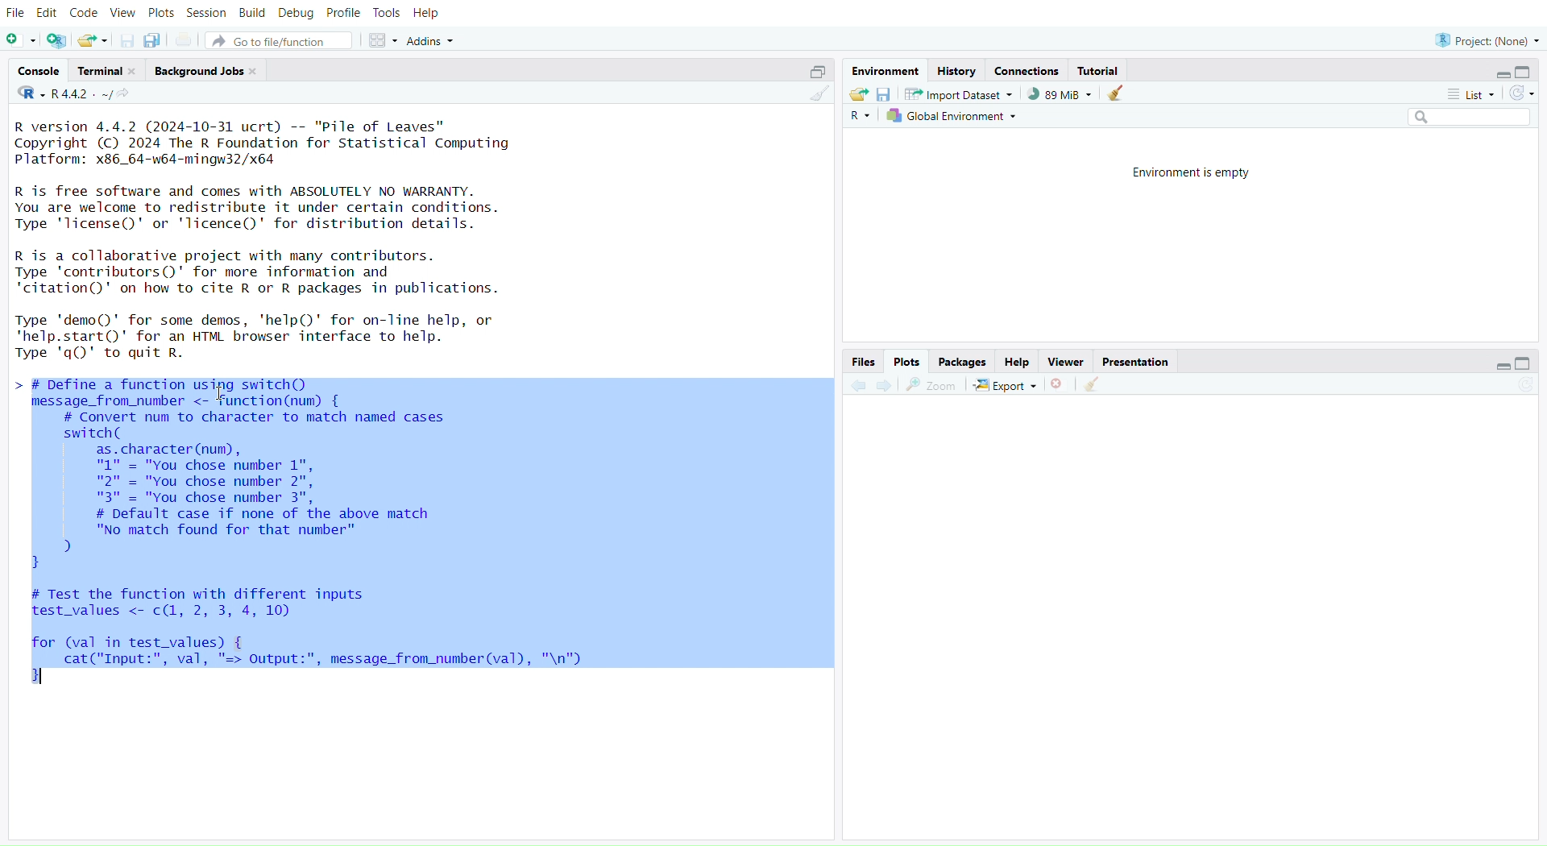 This screenshot has height=846, width=1547. I want to click on File, so click(15, 15).